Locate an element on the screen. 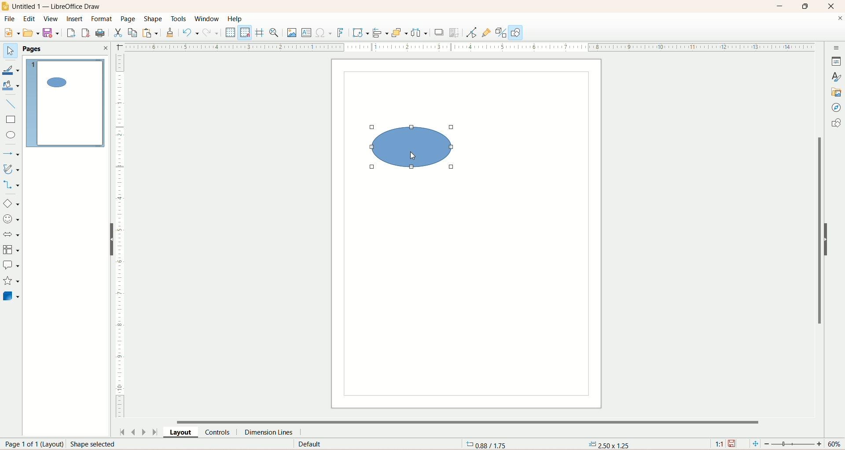  ellipse is located at coordinates (11, 134).